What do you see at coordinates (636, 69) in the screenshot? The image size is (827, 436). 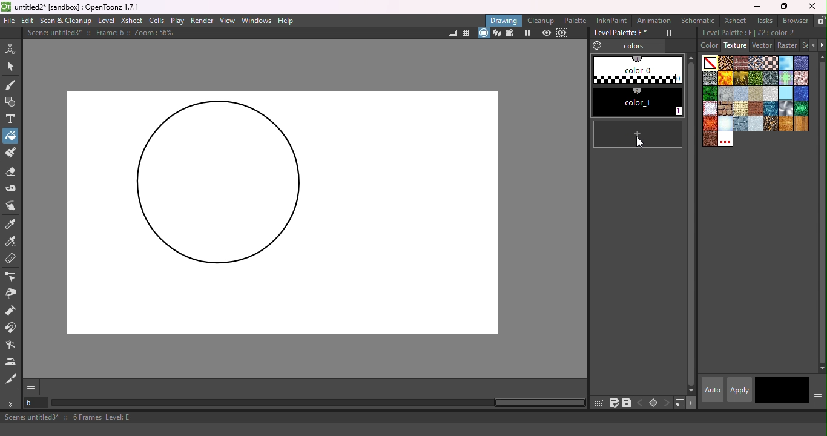 I see `#0 color_0 (1)` at bounding box center [636, 69].